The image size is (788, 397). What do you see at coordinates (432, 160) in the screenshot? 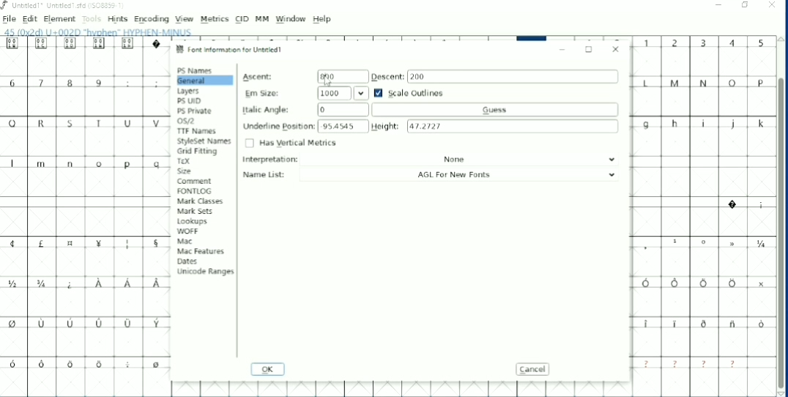
I see `Interpretation` at bounding box center [432, 160].